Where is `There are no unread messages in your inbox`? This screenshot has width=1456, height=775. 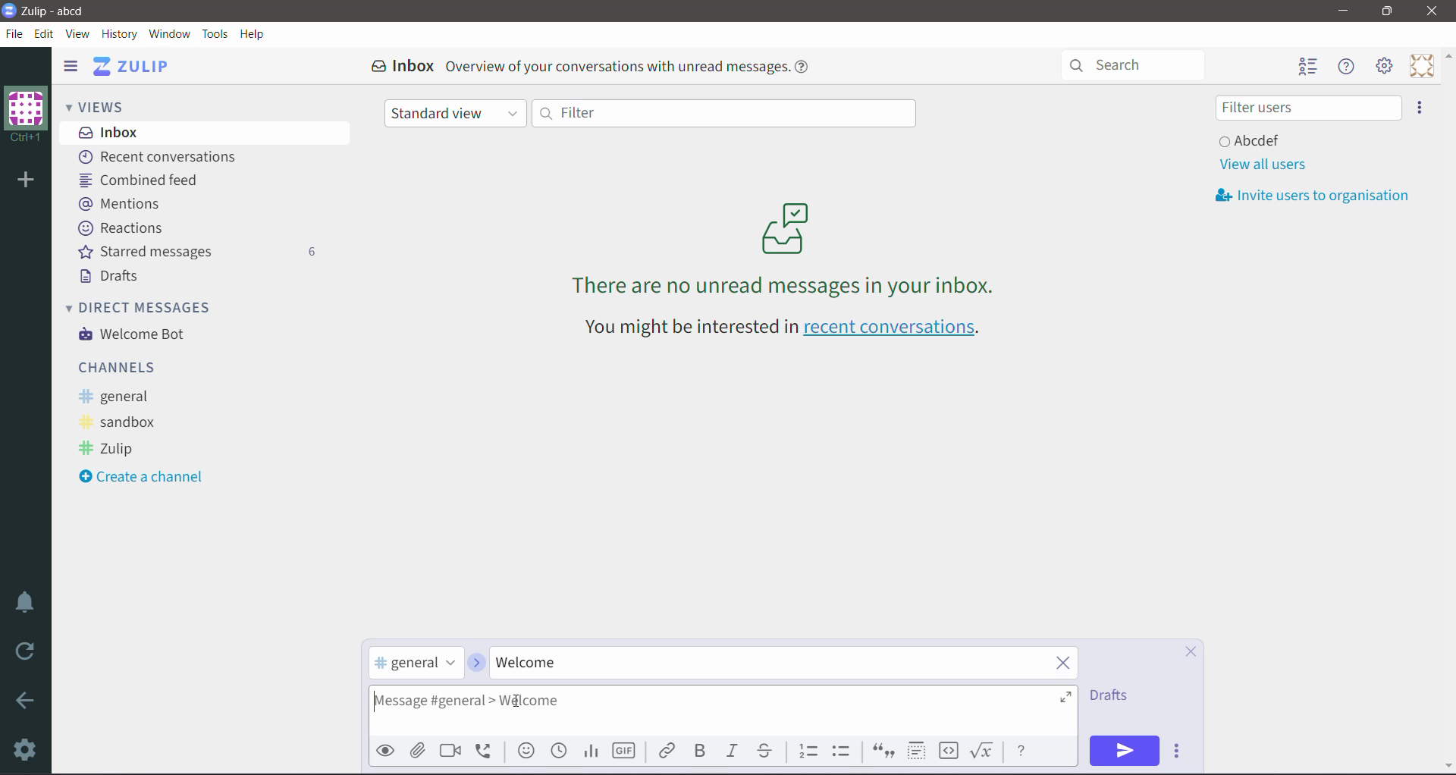
There are no unread messages in your inbox is located at coordinates (785, 248).